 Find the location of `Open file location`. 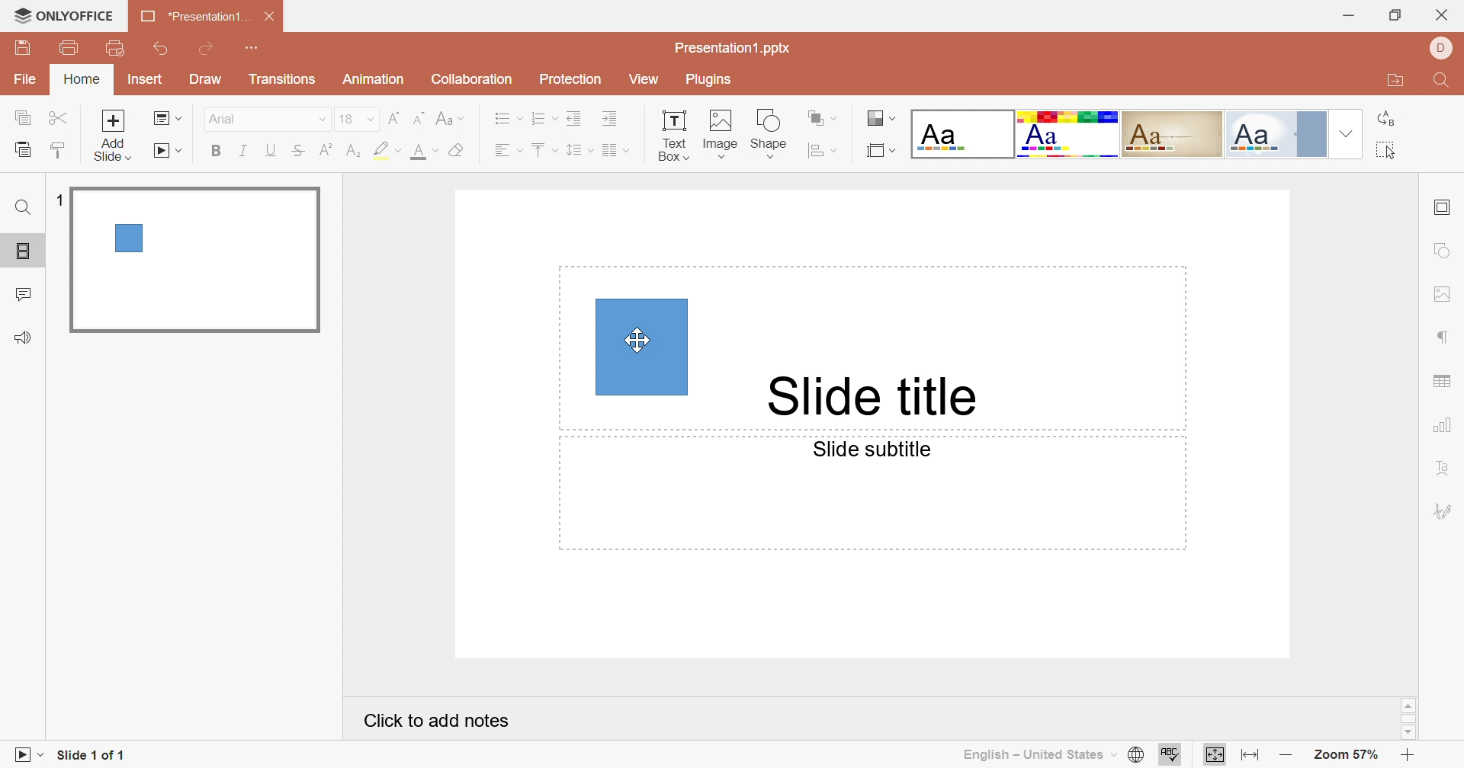

Open file location is located at coordinates (1398, 82).